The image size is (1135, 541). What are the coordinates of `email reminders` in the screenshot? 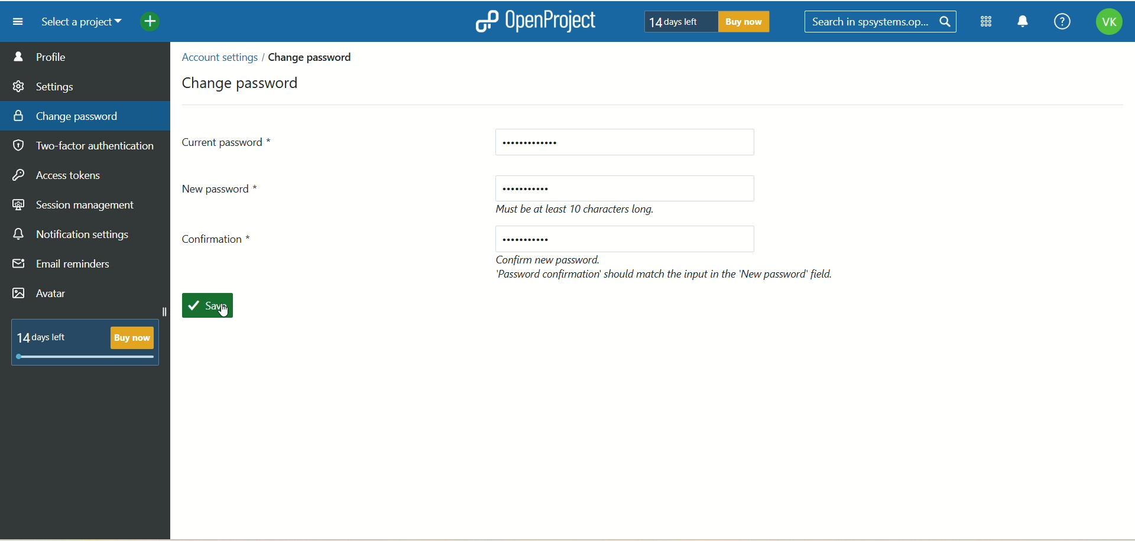 It's located at (65, 266).